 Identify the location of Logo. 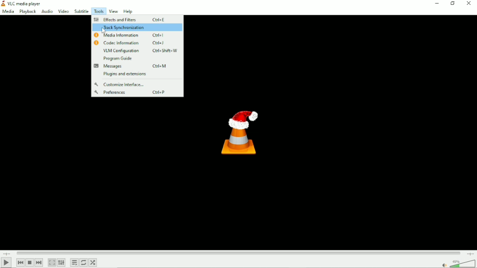
(239, 130).